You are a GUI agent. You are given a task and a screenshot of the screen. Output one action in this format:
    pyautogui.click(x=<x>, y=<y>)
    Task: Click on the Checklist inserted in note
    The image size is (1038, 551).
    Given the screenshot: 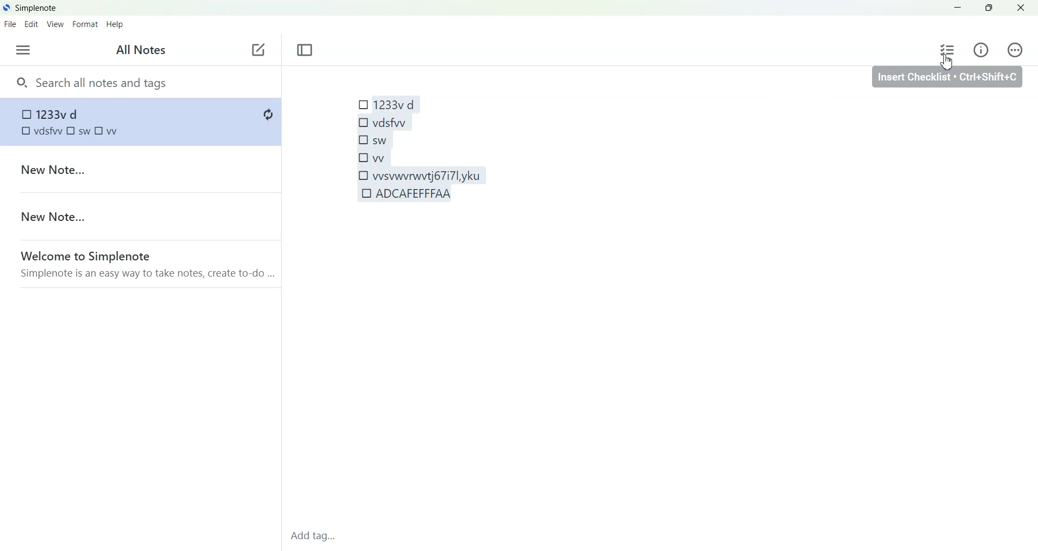 What is the action you would take?
    pyautogui.click(x=139, y=121)
    